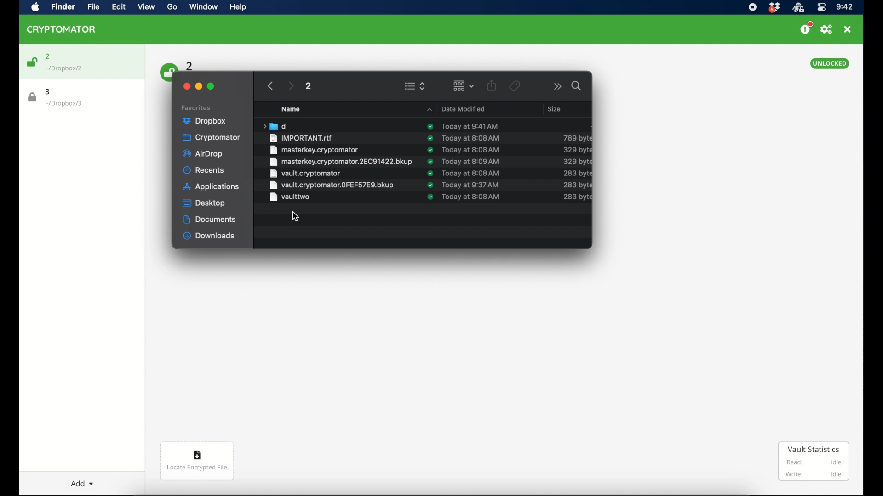 The height and width of the screenshot is (496, 883). I want to click on name, so click(291, 109).